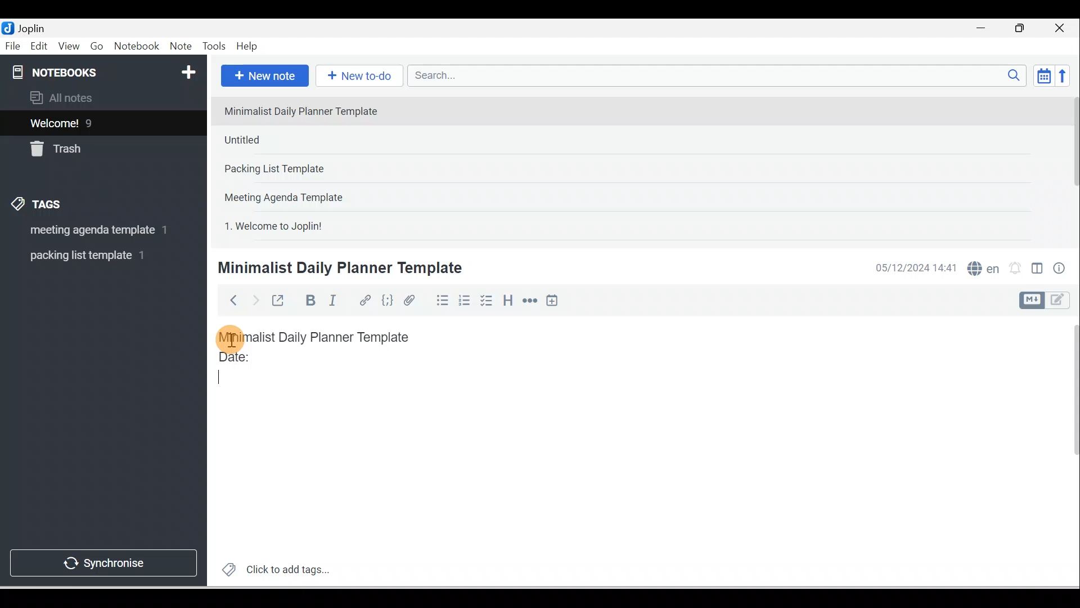 The image size is (1080, 608). I want to click on Horizontal rule, so click(531, 301).